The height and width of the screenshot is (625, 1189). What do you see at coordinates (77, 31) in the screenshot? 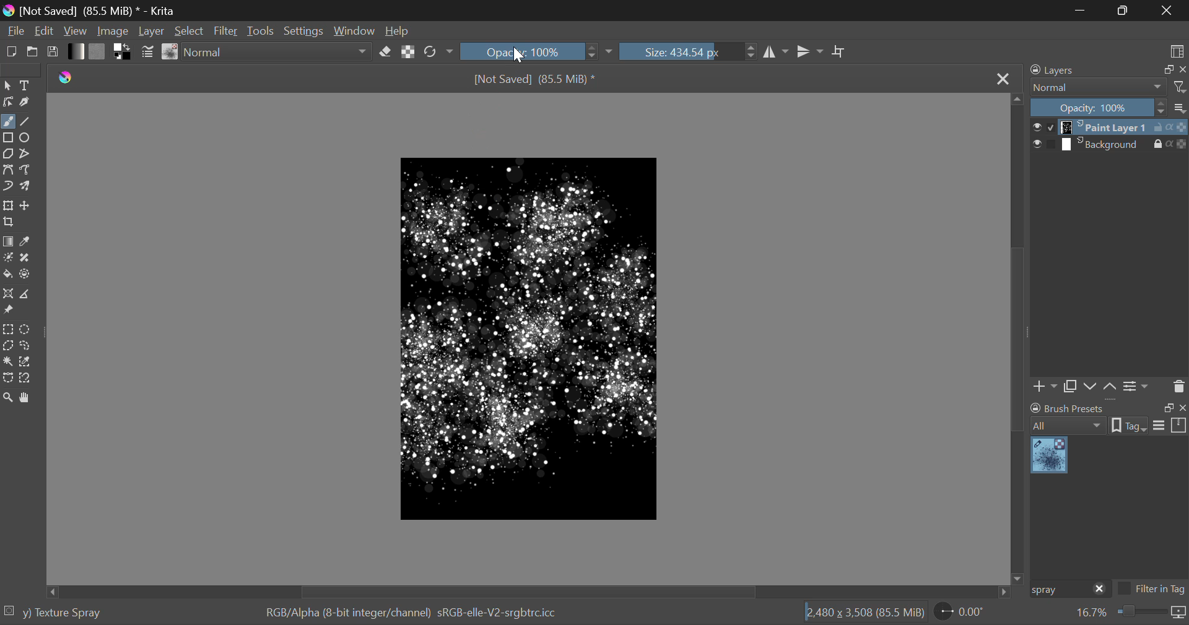
I see `View` at bounding box center [77, 31].